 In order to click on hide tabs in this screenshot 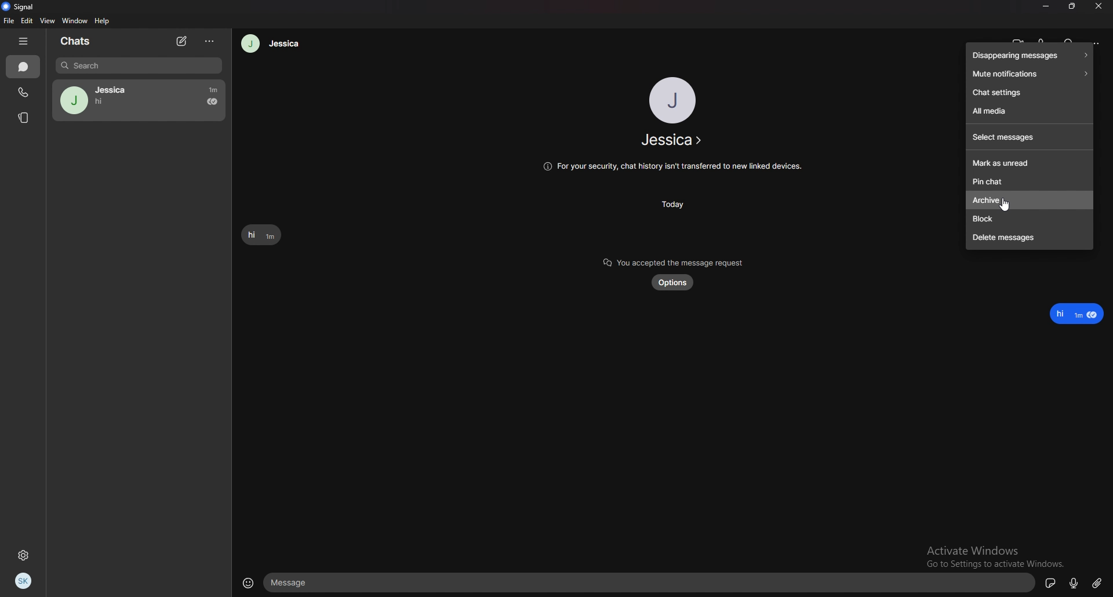, I will do `click(26, 42)`.